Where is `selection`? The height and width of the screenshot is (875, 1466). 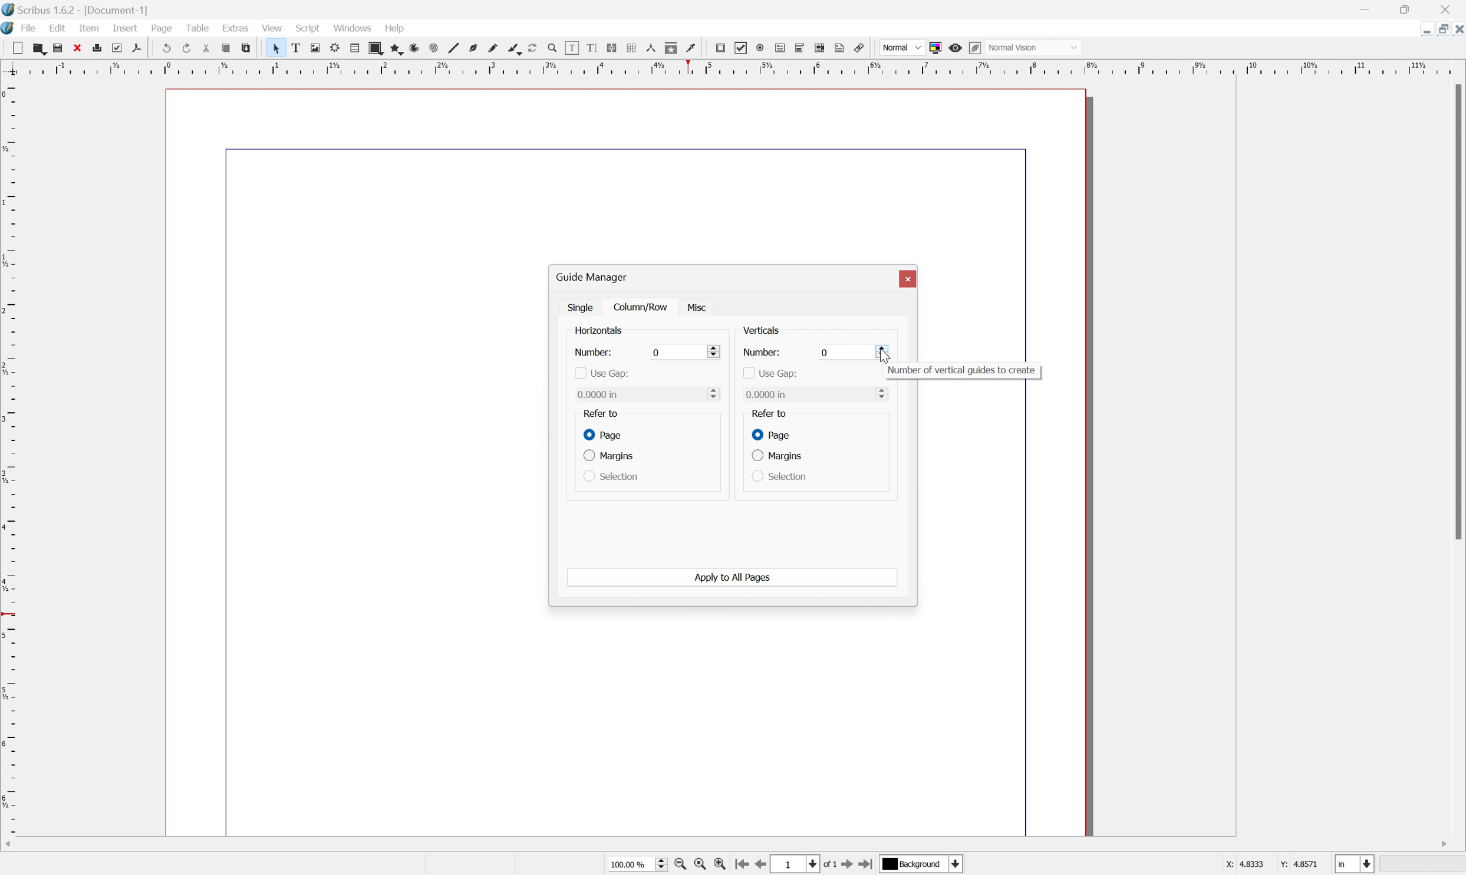
selection is located at coordinates (779, 475).